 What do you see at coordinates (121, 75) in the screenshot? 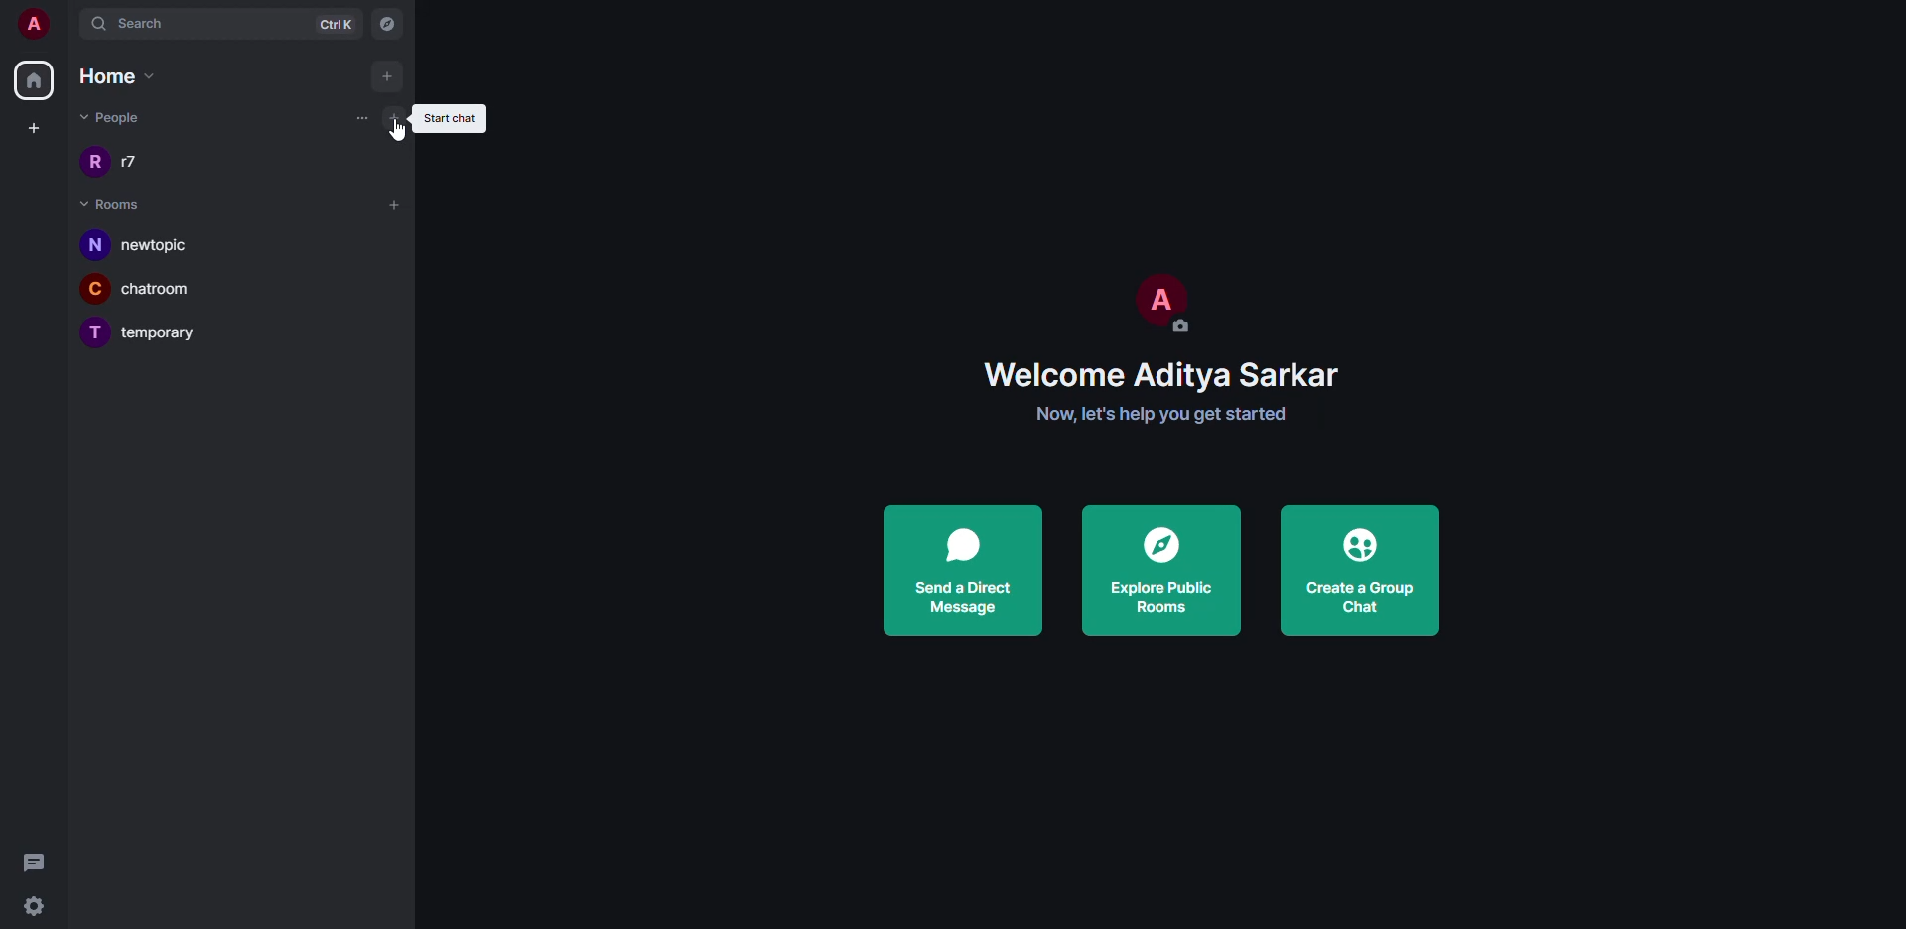
I see `home` at bounding box center [121, 75].